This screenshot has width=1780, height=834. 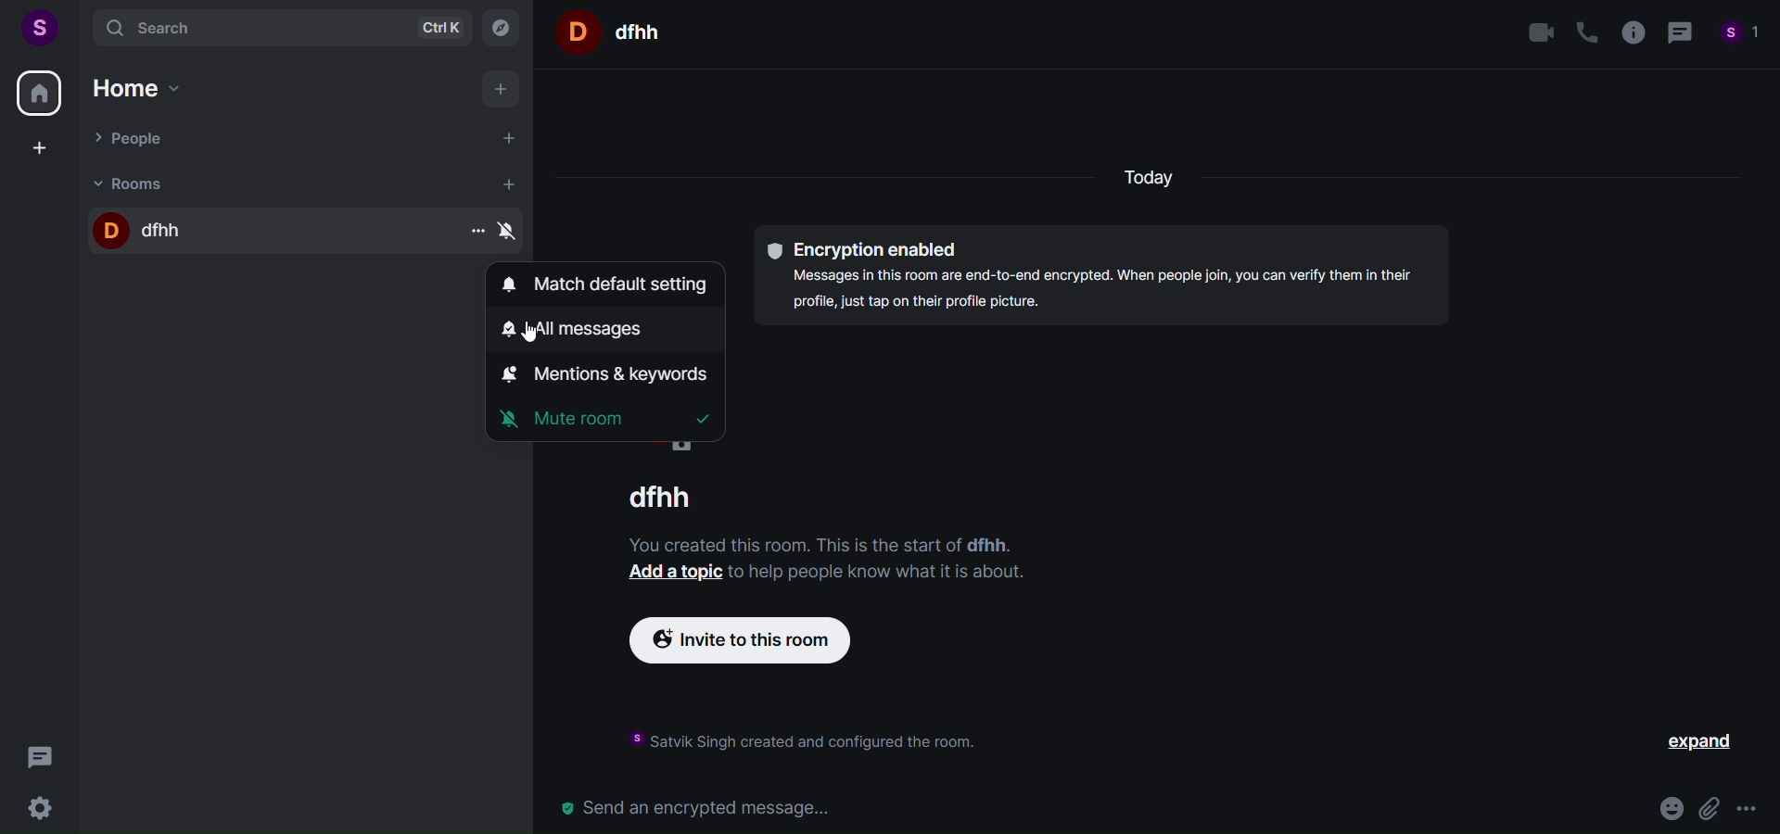 What do you see at coordinates (1669, 806) in the screenshot?
I see `emoji` at bounding box center [1669, 806].